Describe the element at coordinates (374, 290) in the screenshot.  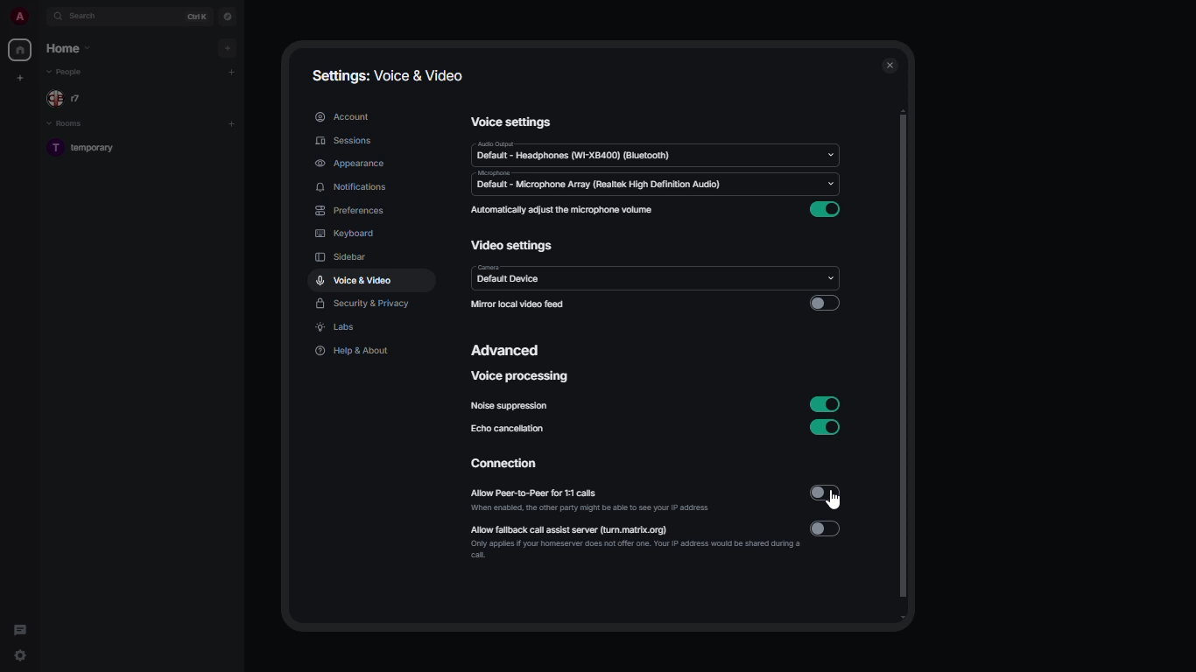
I see `cursor` at that location.